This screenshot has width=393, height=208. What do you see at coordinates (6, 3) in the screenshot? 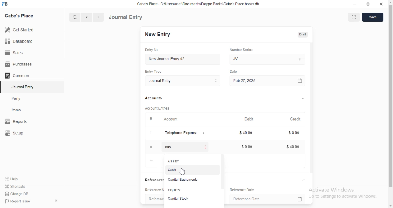
I see `FB` at bounding box center [6, 3].